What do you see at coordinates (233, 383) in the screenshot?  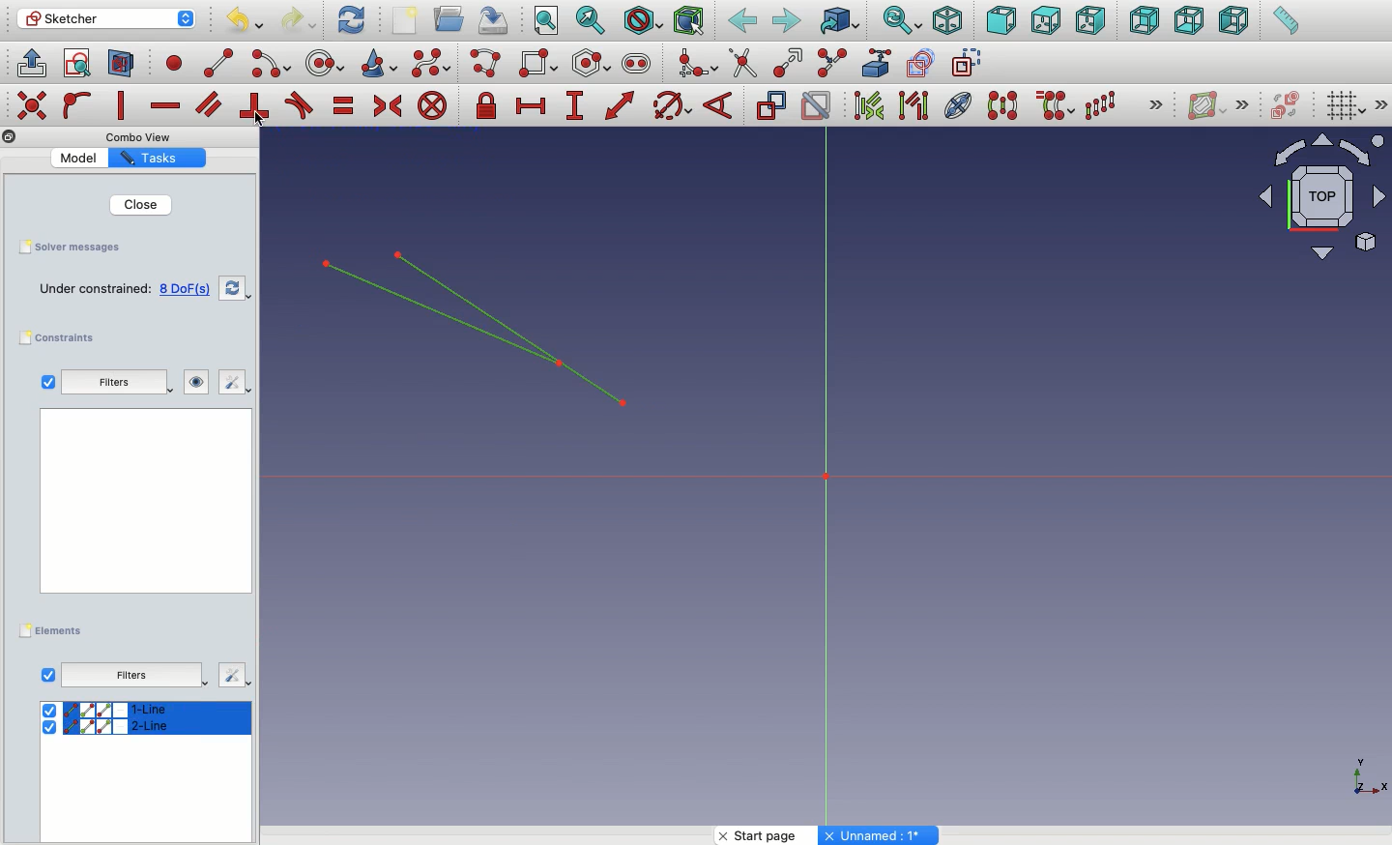 I see `Edit` at bounding box center [233, 383].